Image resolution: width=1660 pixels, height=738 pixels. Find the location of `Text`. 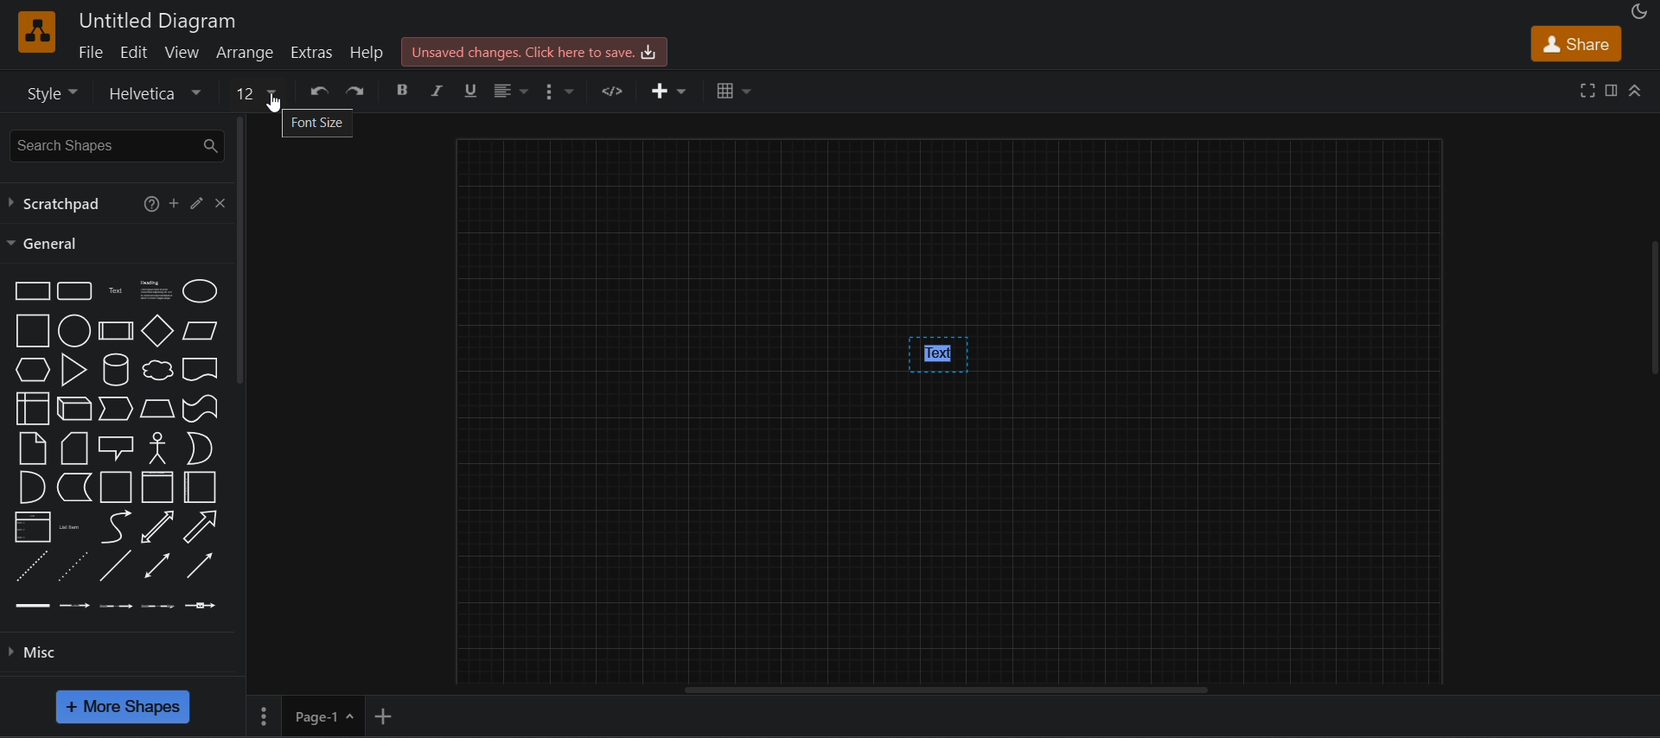

Text is located at coordinates (116, 291).